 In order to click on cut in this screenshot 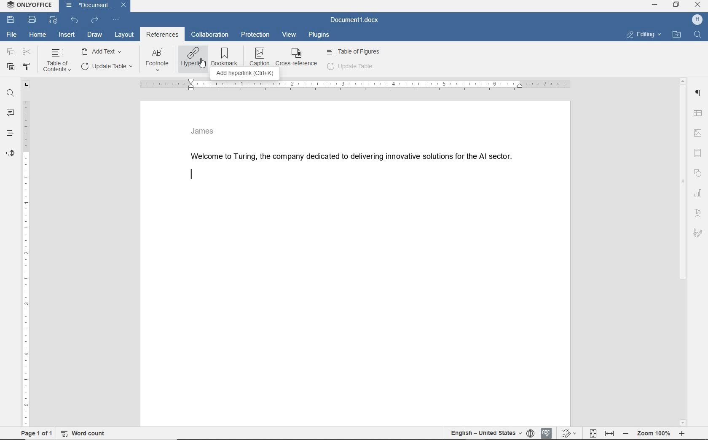, I will do `click(28, 52)`.